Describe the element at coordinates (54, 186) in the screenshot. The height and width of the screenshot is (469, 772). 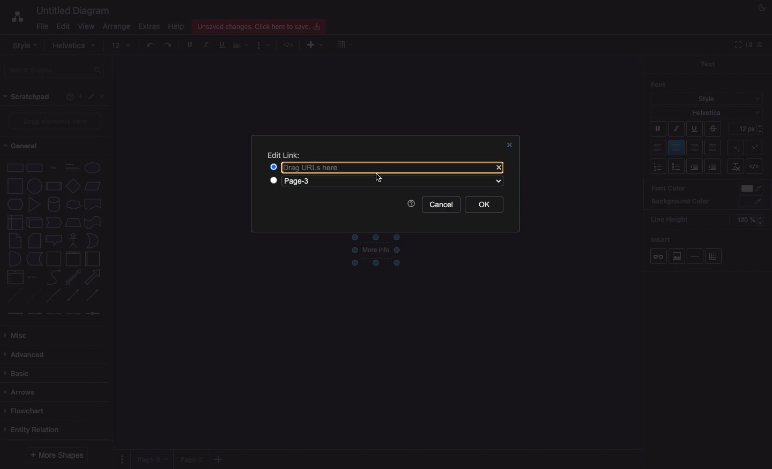
I see `process` at that location.